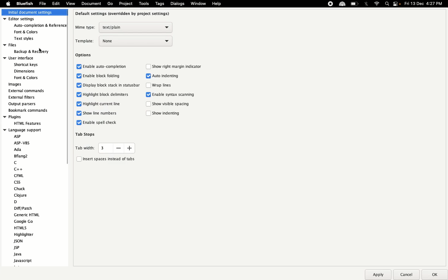  Describe the element at coordinates (160, 4) in the screenshot. I see `Tags` at that location.